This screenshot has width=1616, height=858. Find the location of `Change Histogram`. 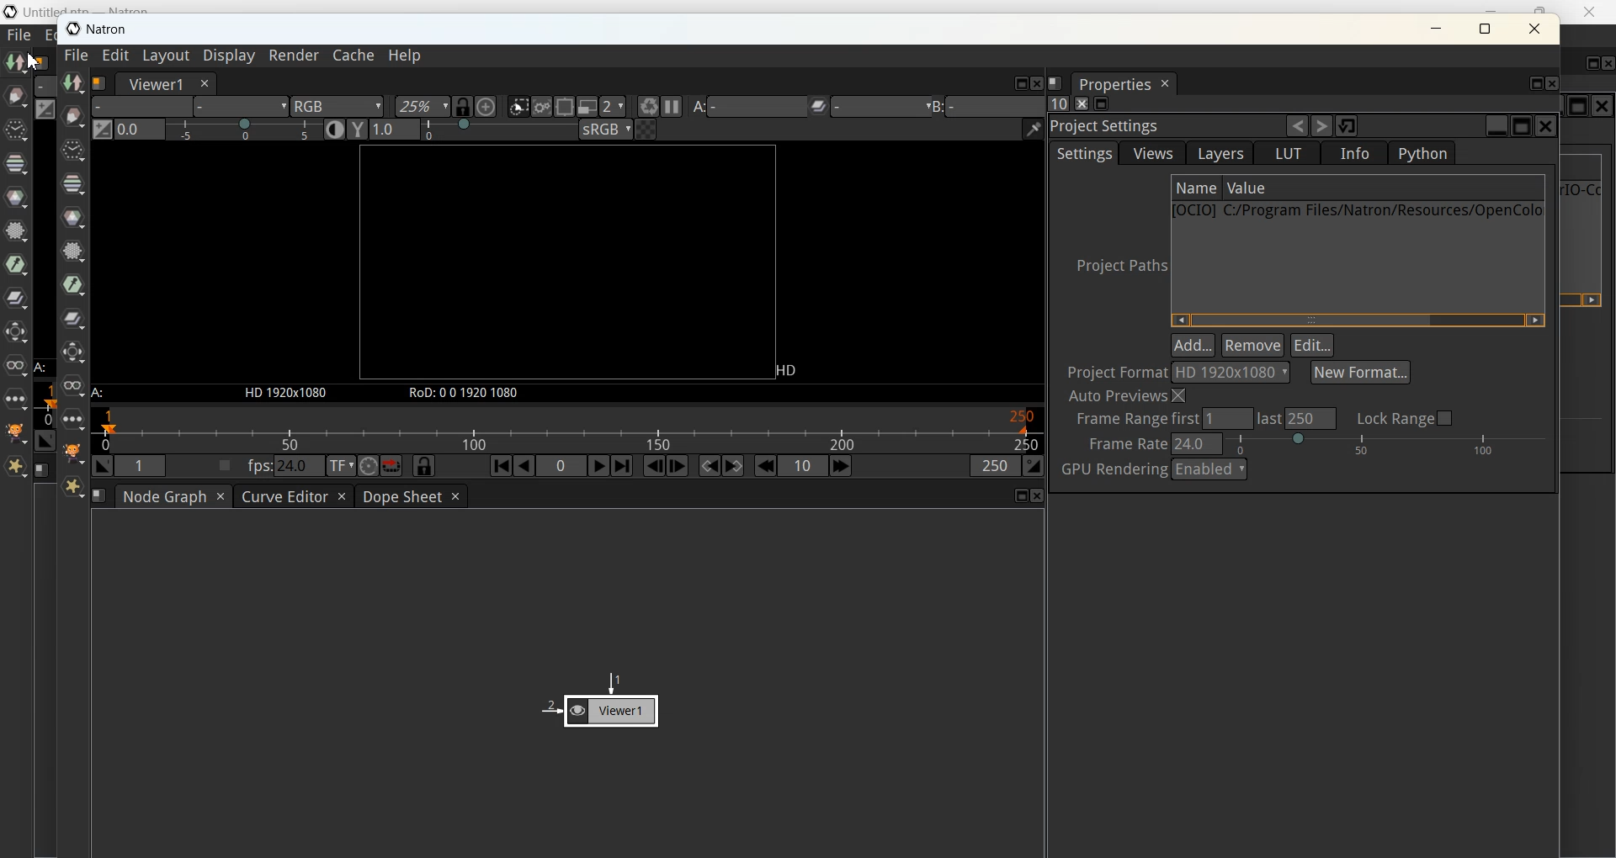

Change Histogram is located at coordinates (45, 109).